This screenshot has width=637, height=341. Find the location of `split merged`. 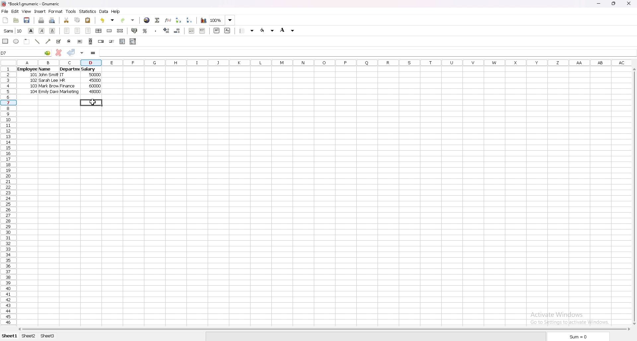

split merged is located at coordinates (120, 30).